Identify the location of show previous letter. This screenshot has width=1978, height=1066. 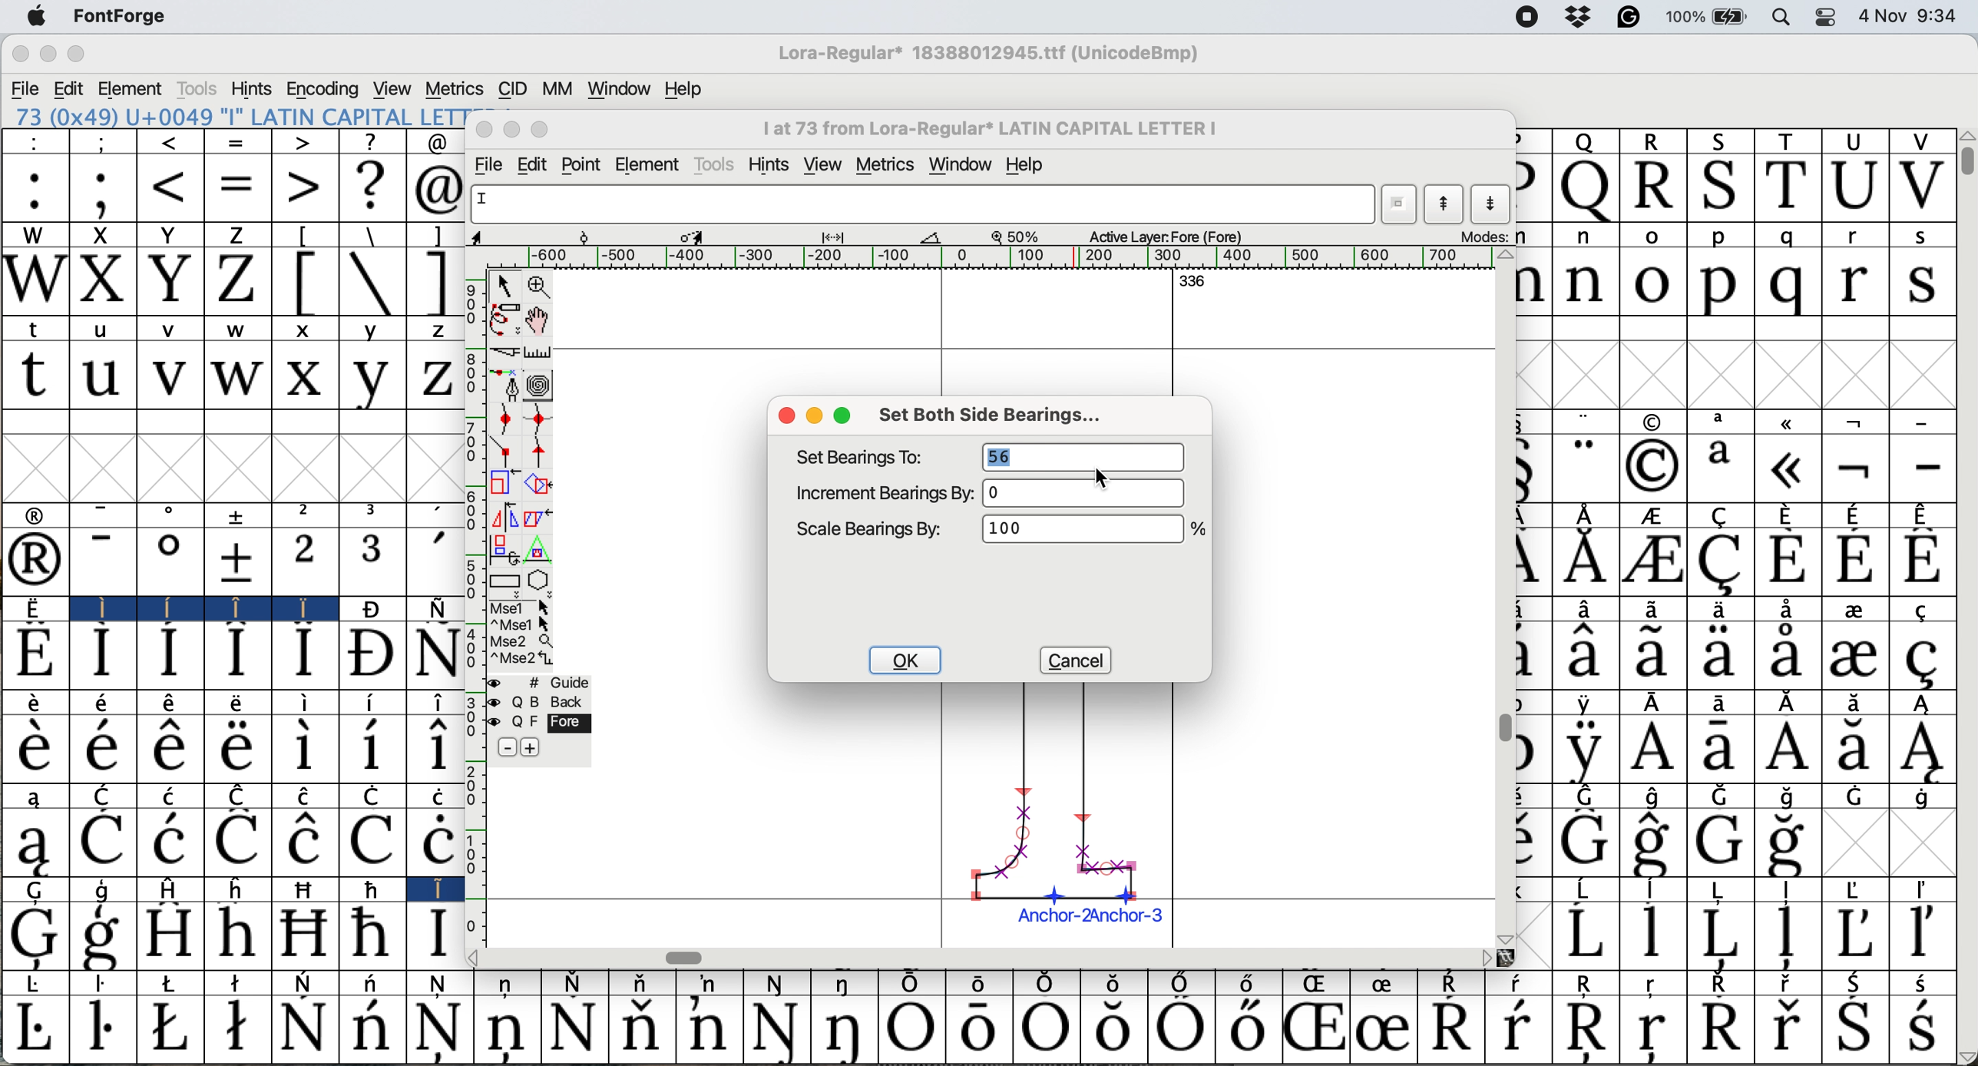
(1447, 204).